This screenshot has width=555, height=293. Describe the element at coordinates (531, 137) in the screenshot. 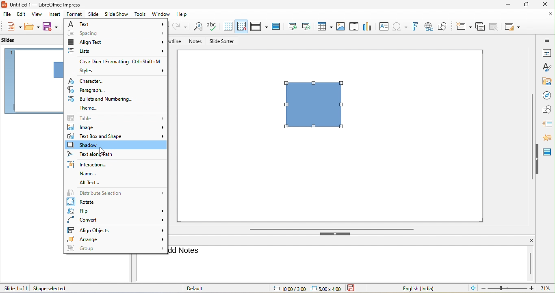

I see `vertical scroll bar` at that location.